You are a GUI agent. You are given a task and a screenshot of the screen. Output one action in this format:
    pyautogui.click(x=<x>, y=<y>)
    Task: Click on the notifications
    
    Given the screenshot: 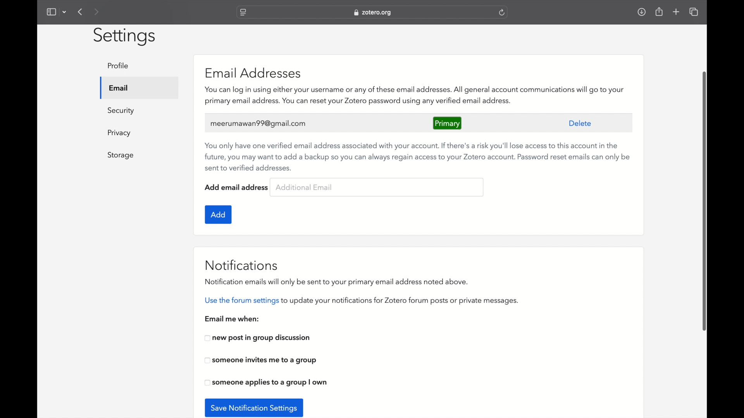 What is the action you would take?
    pyautogui.click(x=242, y=265)
    